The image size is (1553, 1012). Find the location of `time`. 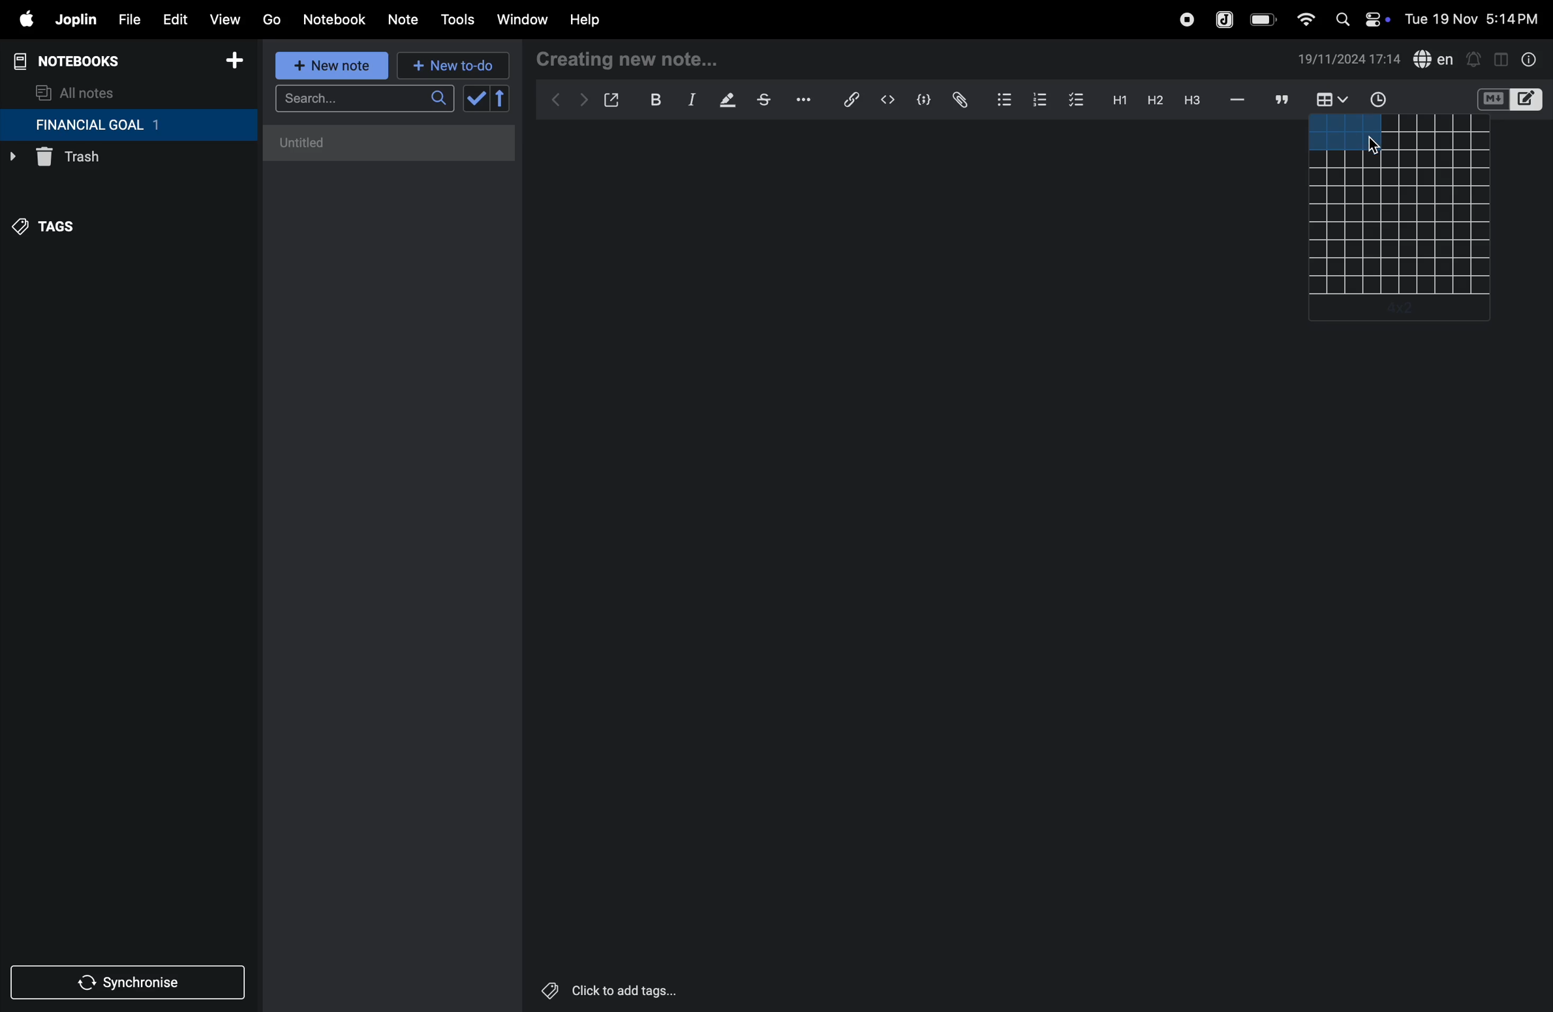

time is located at coordinates (1387, 100).